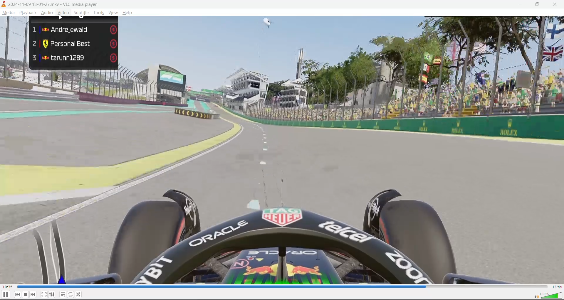 Image resolution: width=564 pixels, height=300 pixels. What do you see at coordinates (63, 295) in the screenshot?
I see `toggle playlist` at bounding box center [63, 295].